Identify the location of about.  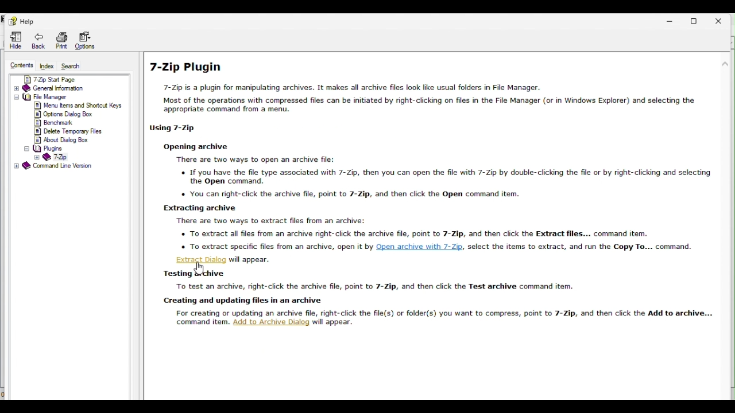
(63, 139).